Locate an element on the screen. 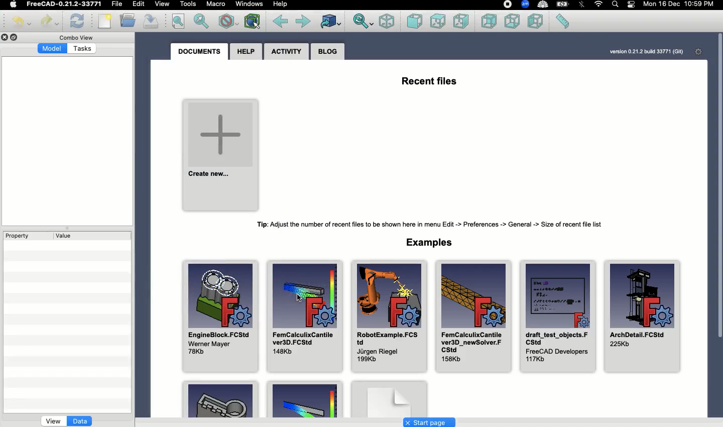 This screenshot has height=427, width=723. Scroll is located at coordinates (718, 184).